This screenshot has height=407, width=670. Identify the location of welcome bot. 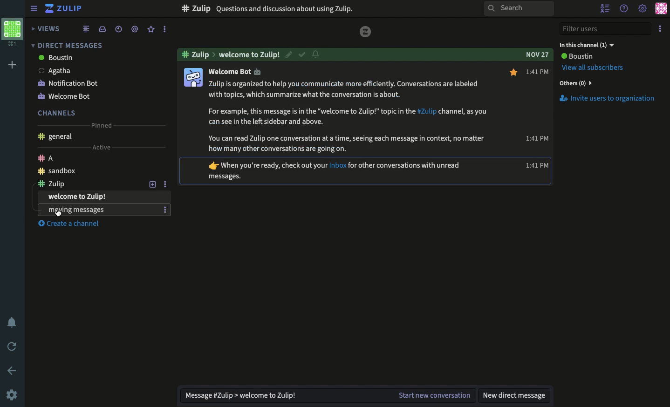
(234, 71).